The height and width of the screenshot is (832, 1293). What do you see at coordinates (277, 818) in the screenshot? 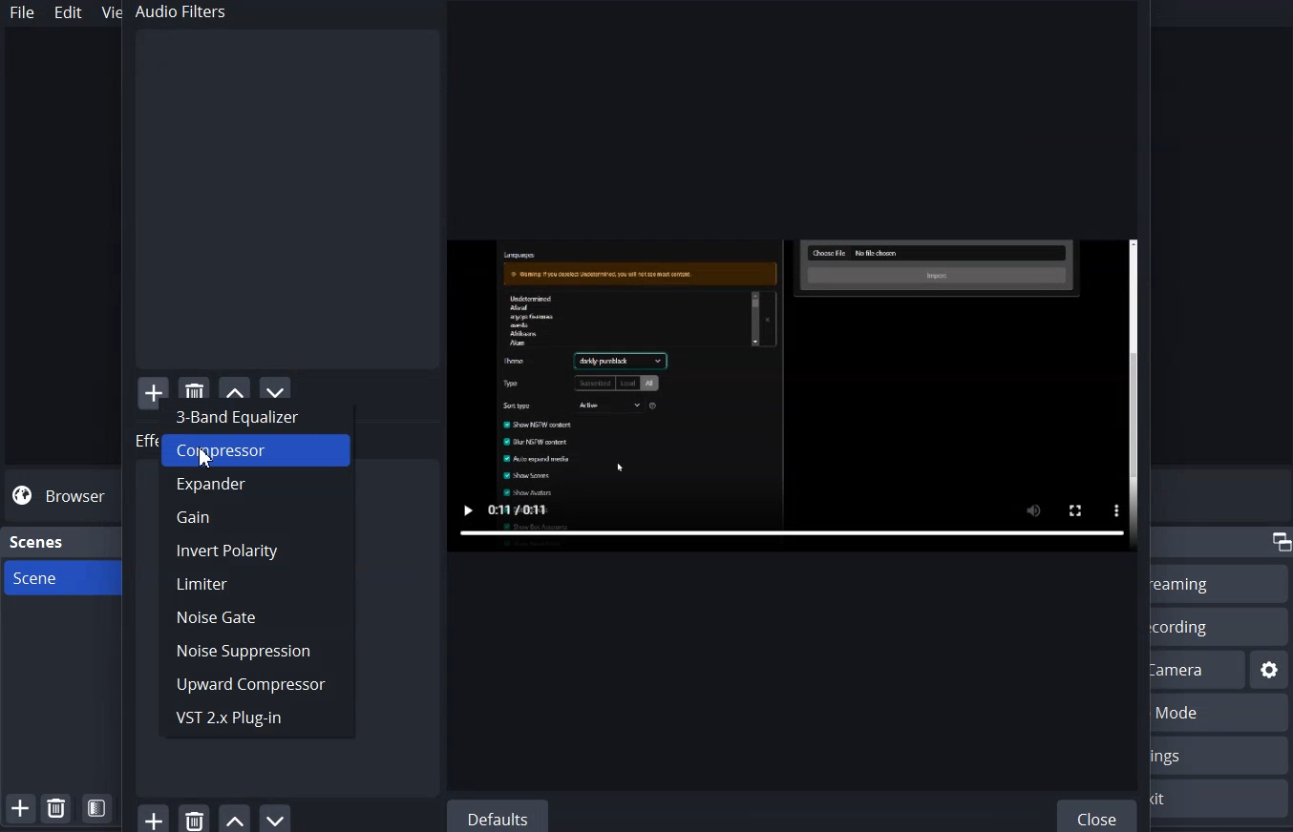
I see `Move Filter Down` at bounding box center [277, 818].